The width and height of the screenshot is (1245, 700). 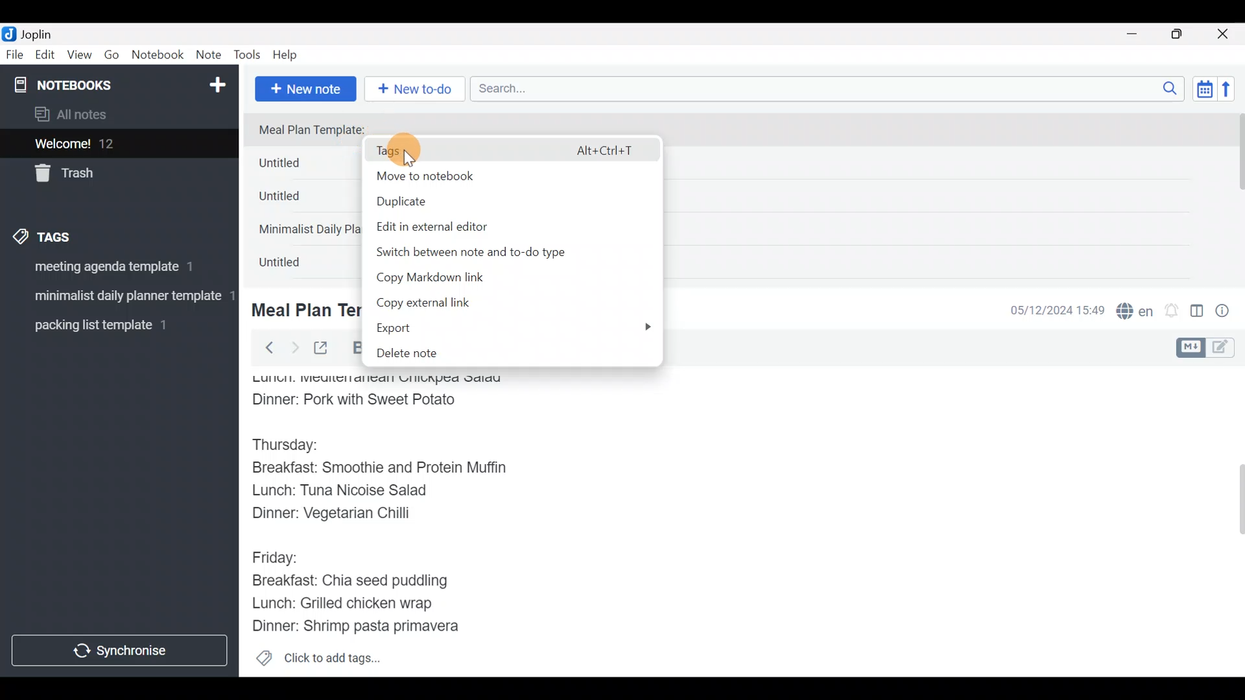 I want to click on Tags  Alt+Ctrl+T, so click(x=509, y=151).